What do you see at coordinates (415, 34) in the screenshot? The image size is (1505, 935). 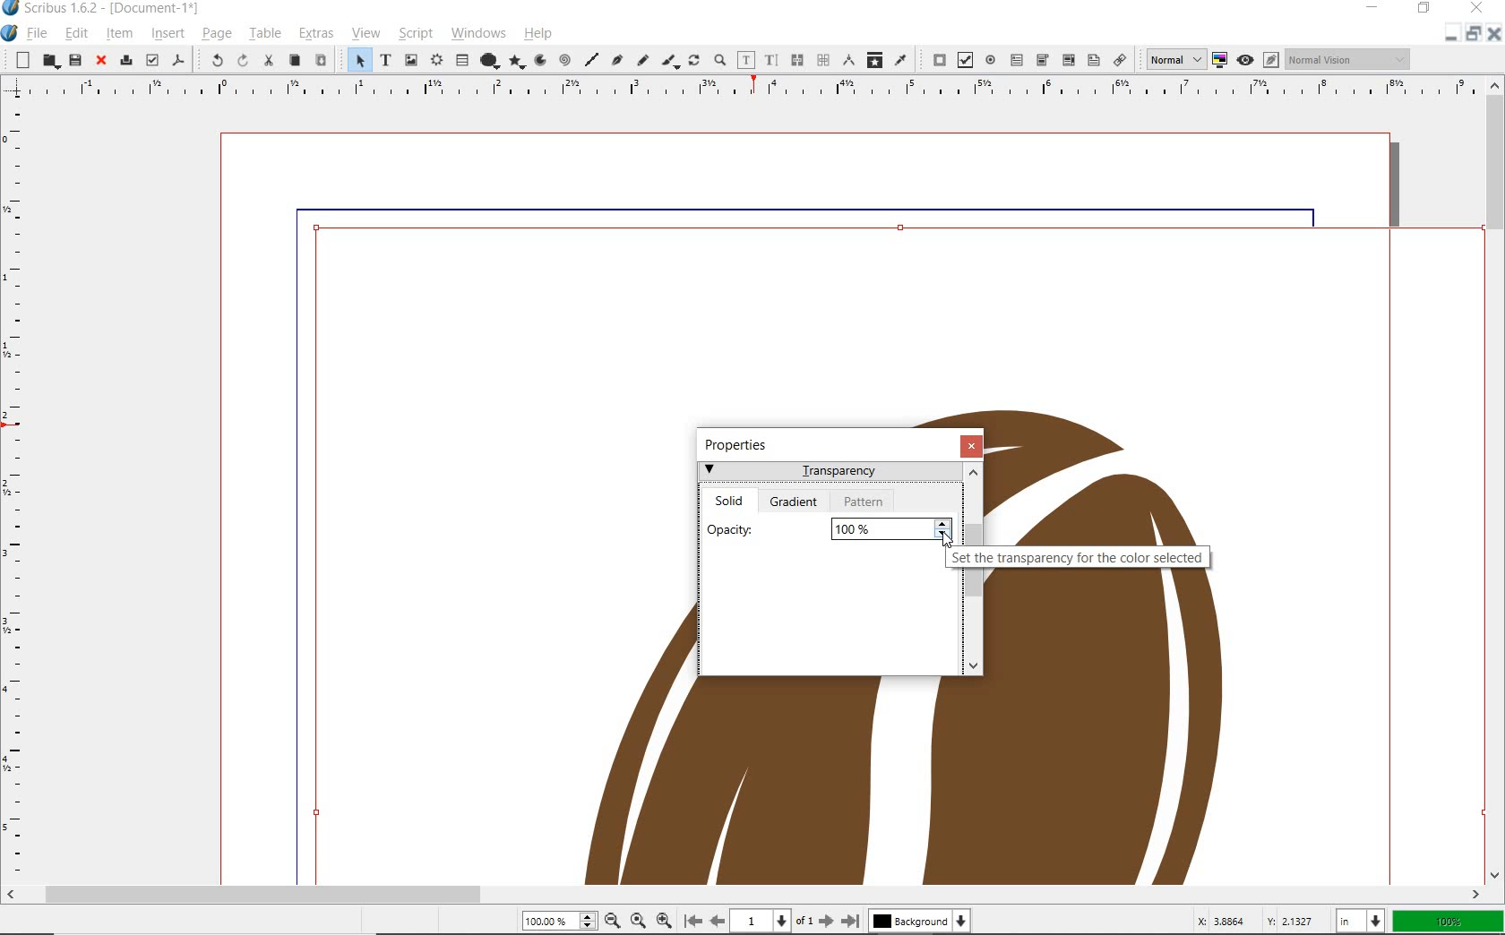 I see `script` at bounding box center [415, 34].